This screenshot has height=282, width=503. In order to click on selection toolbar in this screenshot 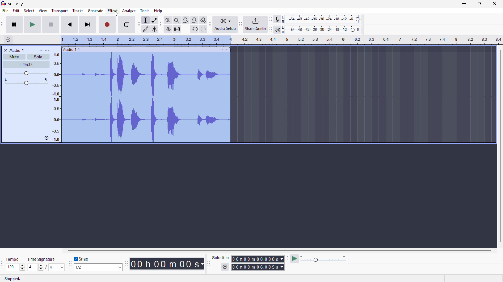, I will do `click(209, 264)`.